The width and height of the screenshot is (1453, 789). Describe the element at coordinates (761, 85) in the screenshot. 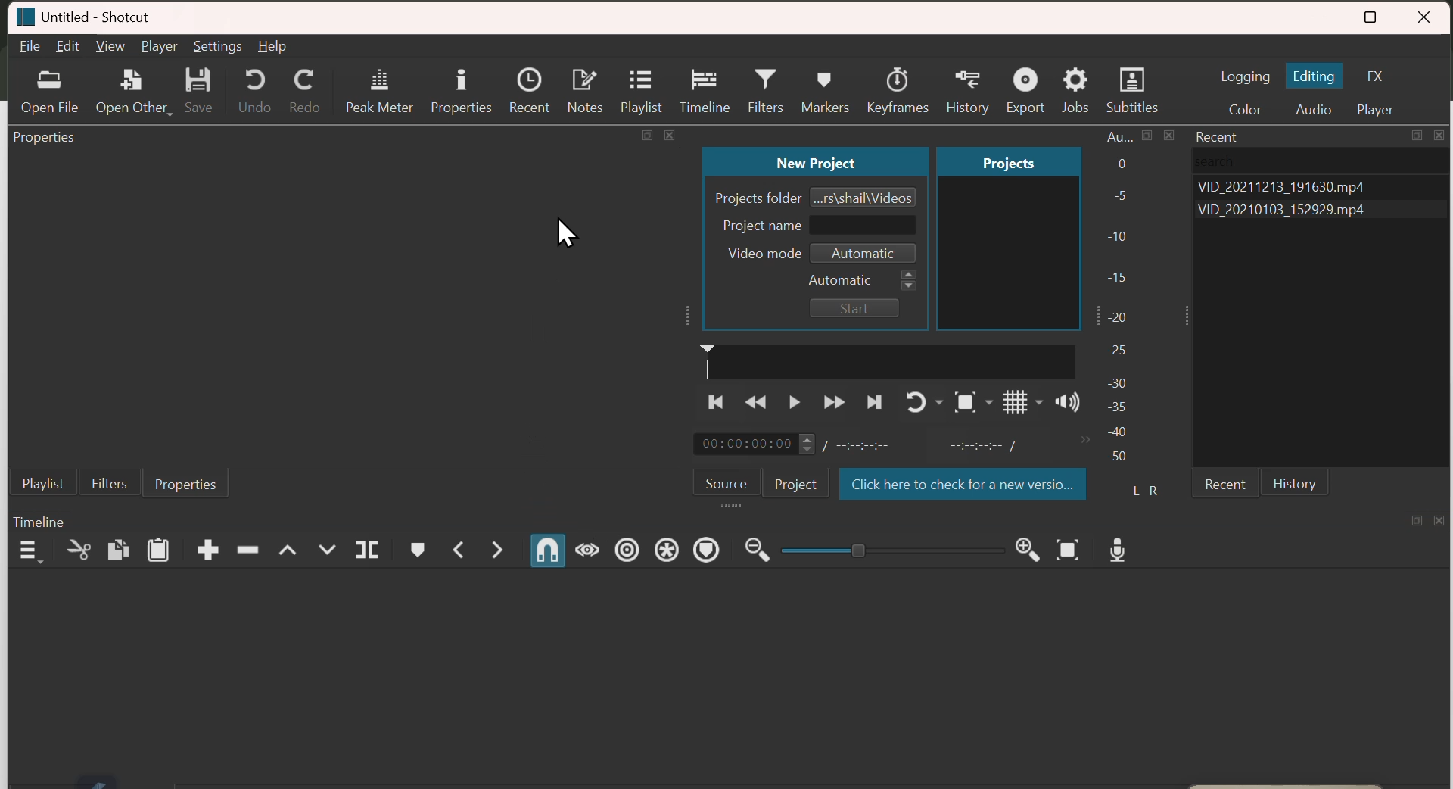

I see `philtres` at that location.